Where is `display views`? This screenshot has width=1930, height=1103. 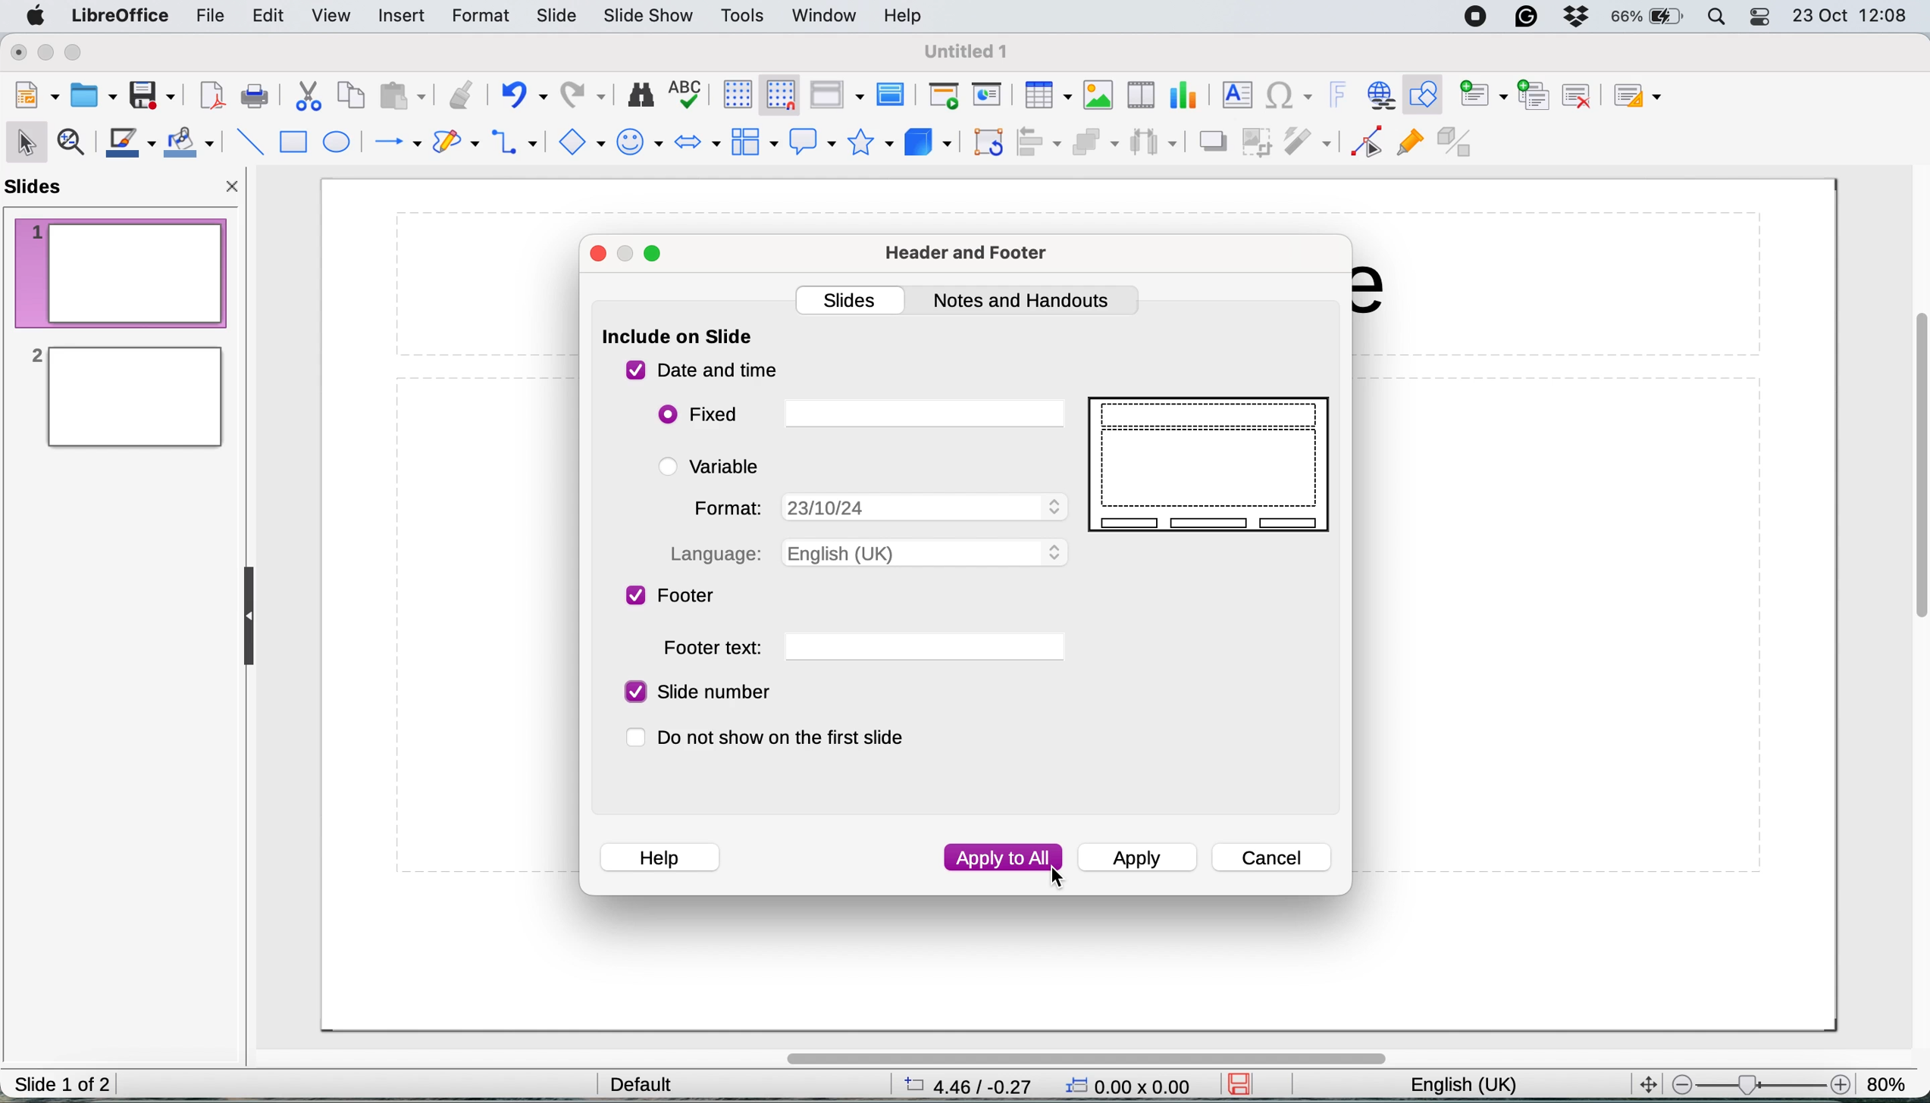
display views is located at coordinates (835, 95).